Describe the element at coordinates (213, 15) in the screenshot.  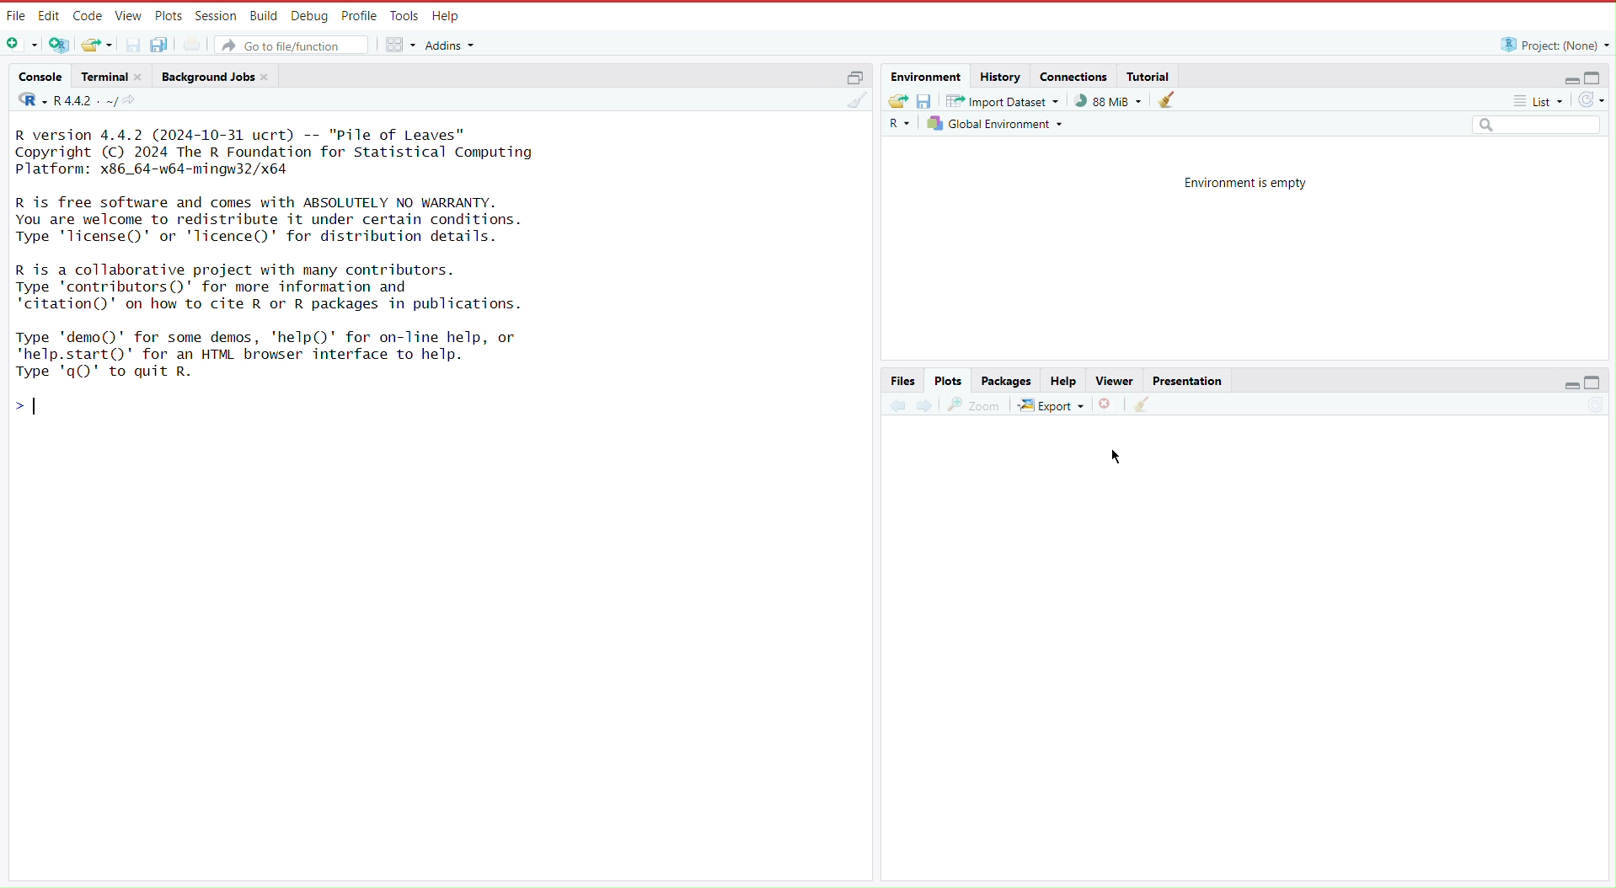
I see `Session` at that location.